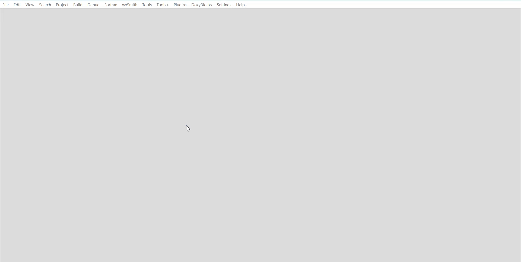  Describe the element at coordinates (163, 5) in the screenshot. I see `Tools+` at that location.